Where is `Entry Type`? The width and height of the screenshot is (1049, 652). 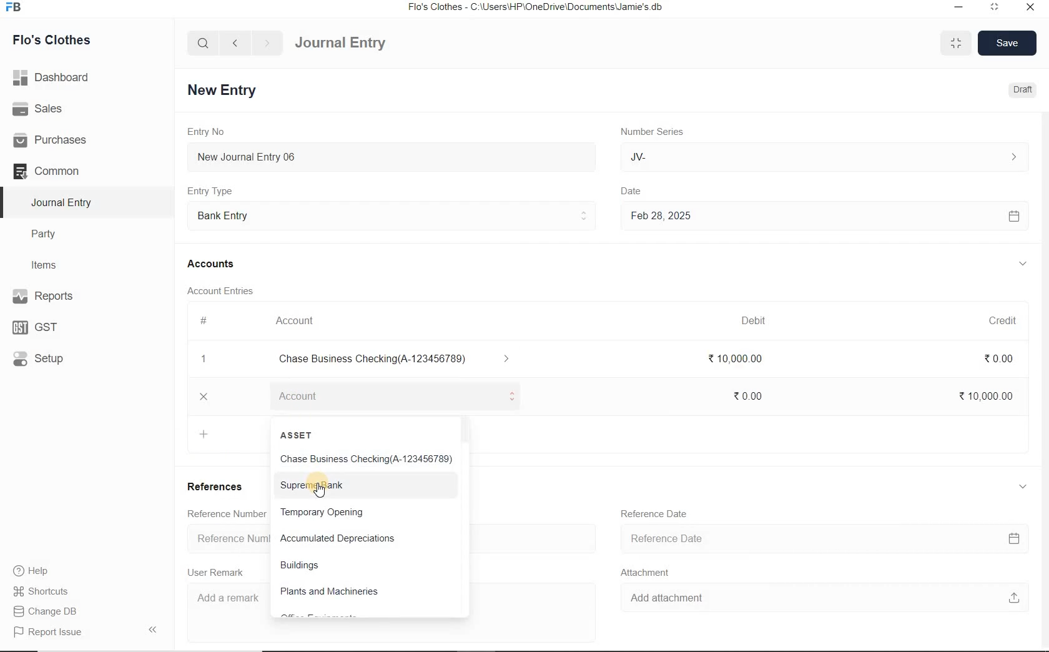 Entry Type is located at coordinates (392, 214).